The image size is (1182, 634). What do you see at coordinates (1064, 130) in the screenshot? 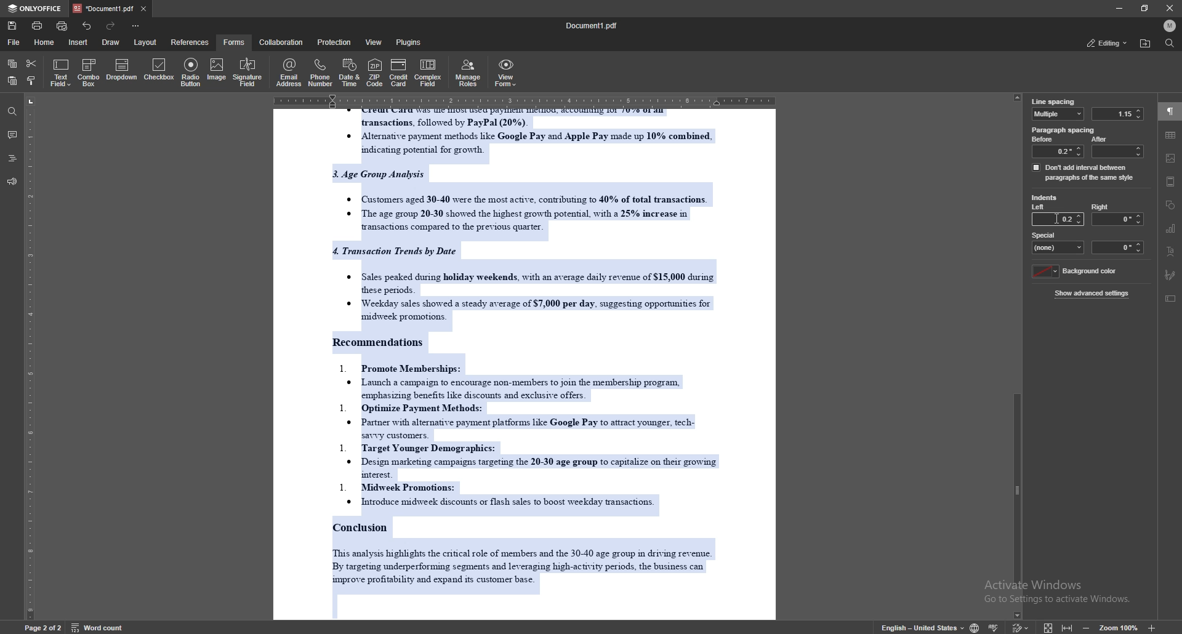
I see `paragraph spacing` at bounding box center [1064, 130].